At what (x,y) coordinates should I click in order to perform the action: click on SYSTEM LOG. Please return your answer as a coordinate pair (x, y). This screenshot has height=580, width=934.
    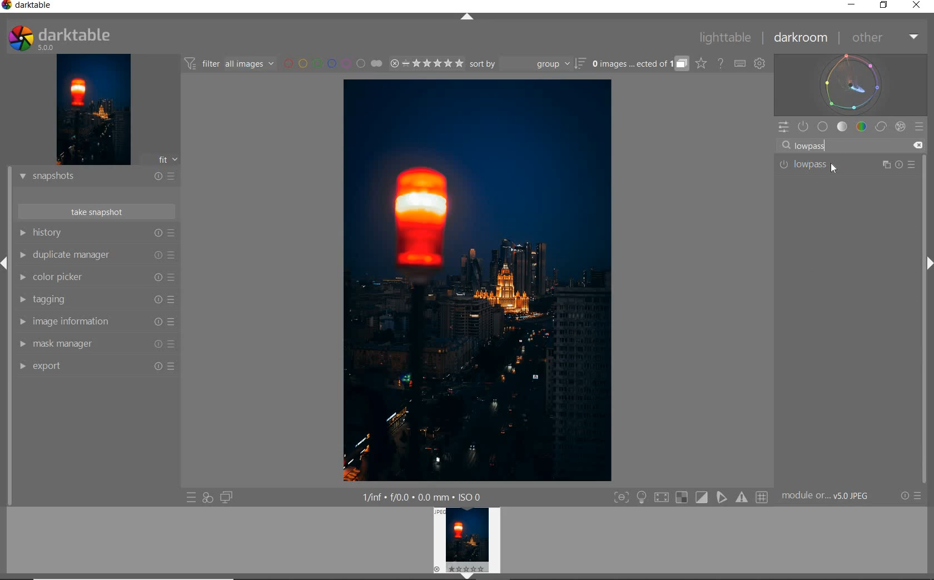
    Looking at the image, I should click on (71, 37).